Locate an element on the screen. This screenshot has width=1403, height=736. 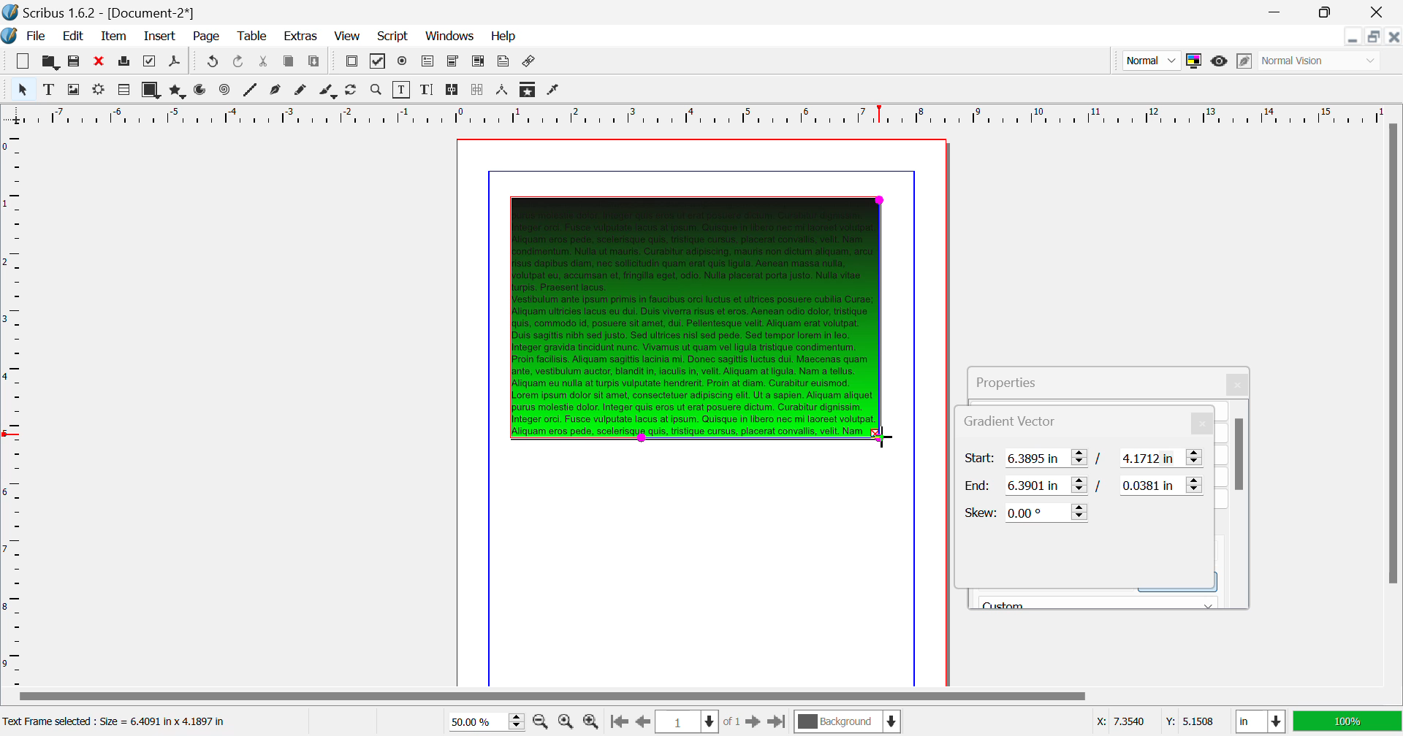
Discard is located at coordinates (99, 61).